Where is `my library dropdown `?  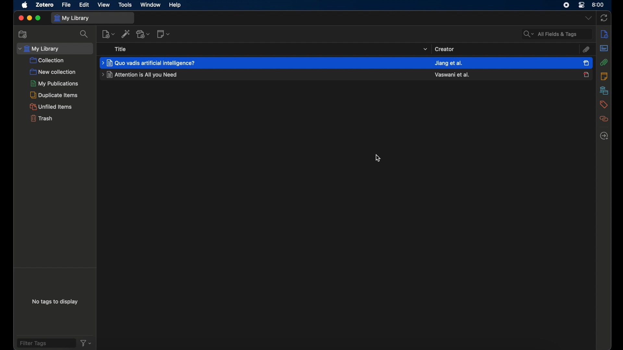
my library dropdown  is located at coordinates (55, 49).